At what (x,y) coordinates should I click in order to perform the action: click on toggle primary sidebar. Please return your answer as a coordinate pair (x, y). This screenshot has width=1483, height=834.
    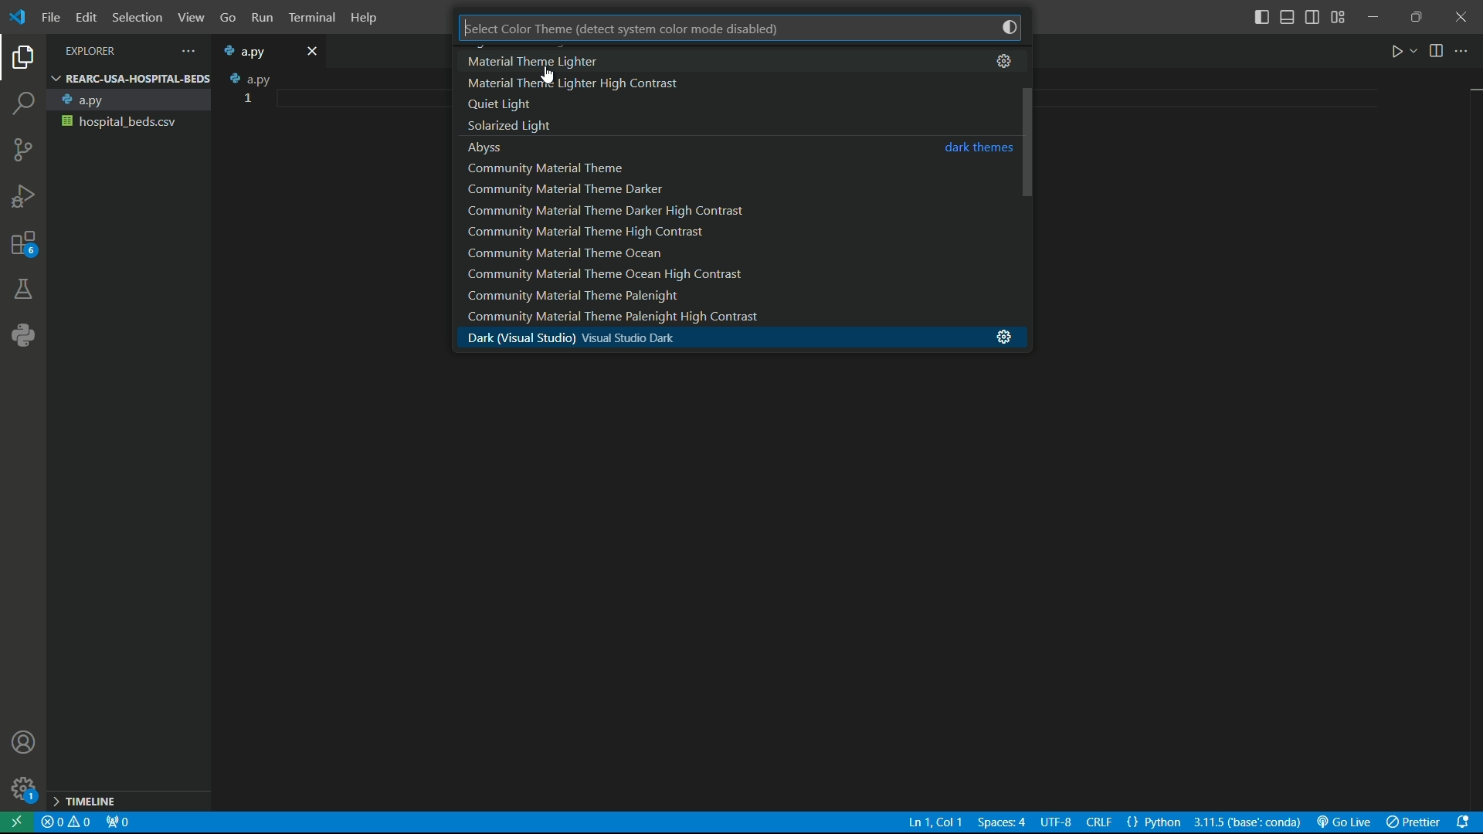
    Looking at the image, I should click on (1261, 19).